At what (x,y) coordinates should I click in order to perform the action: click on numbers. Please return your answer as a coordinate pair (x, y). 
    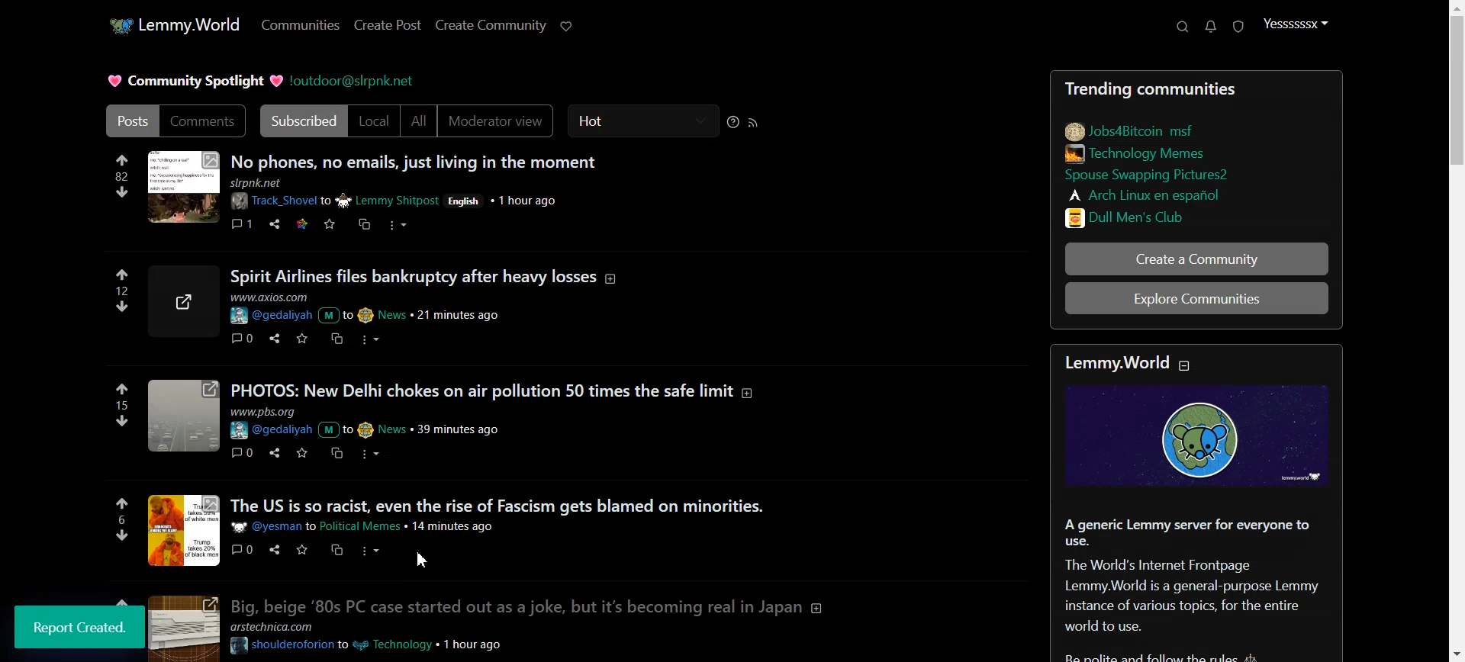
    Looking at the image, I should click on (121, 176).